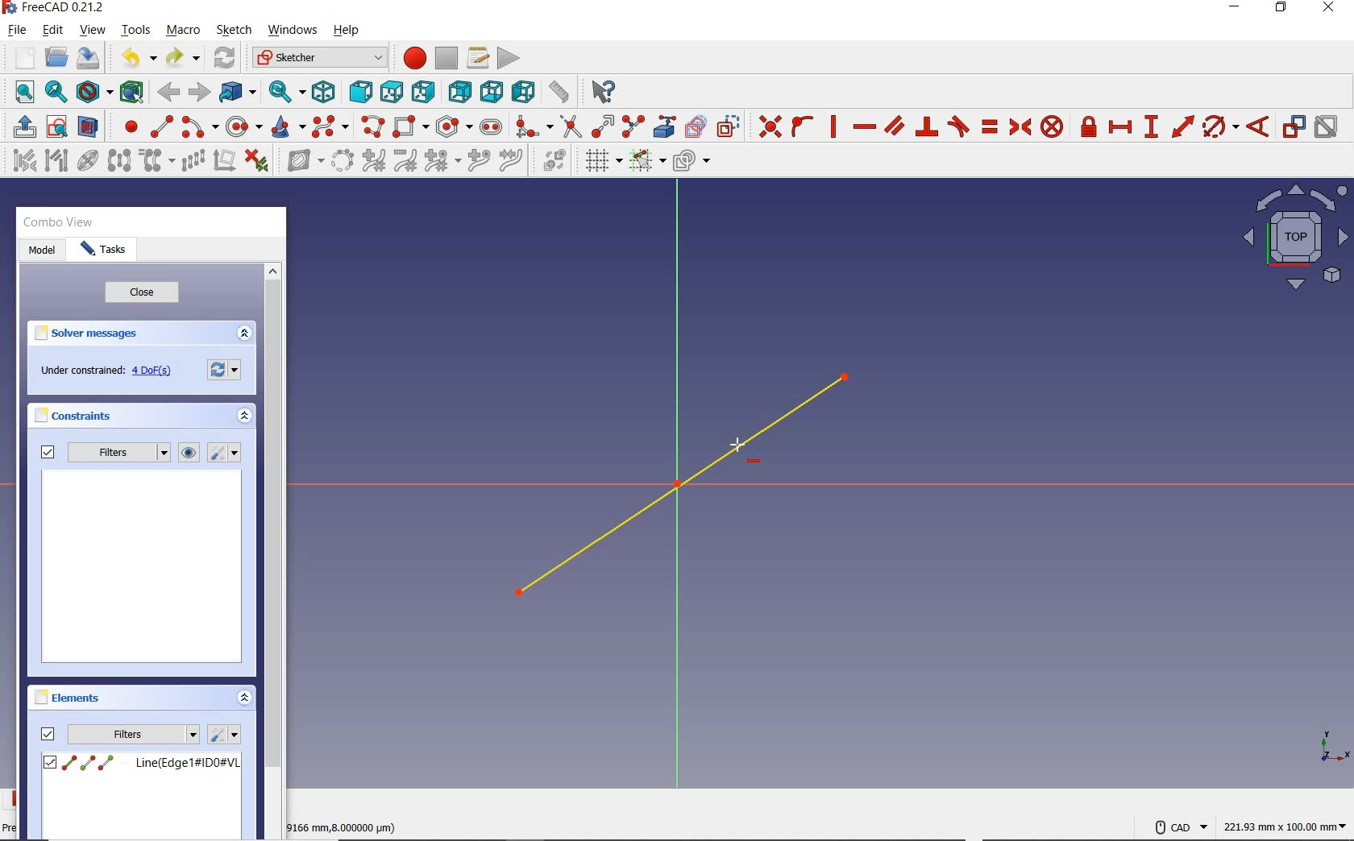 The width and height of the screenshot is (1354, 841). I want to click on CONSTRAIN TANGENT, so click(958, 126).